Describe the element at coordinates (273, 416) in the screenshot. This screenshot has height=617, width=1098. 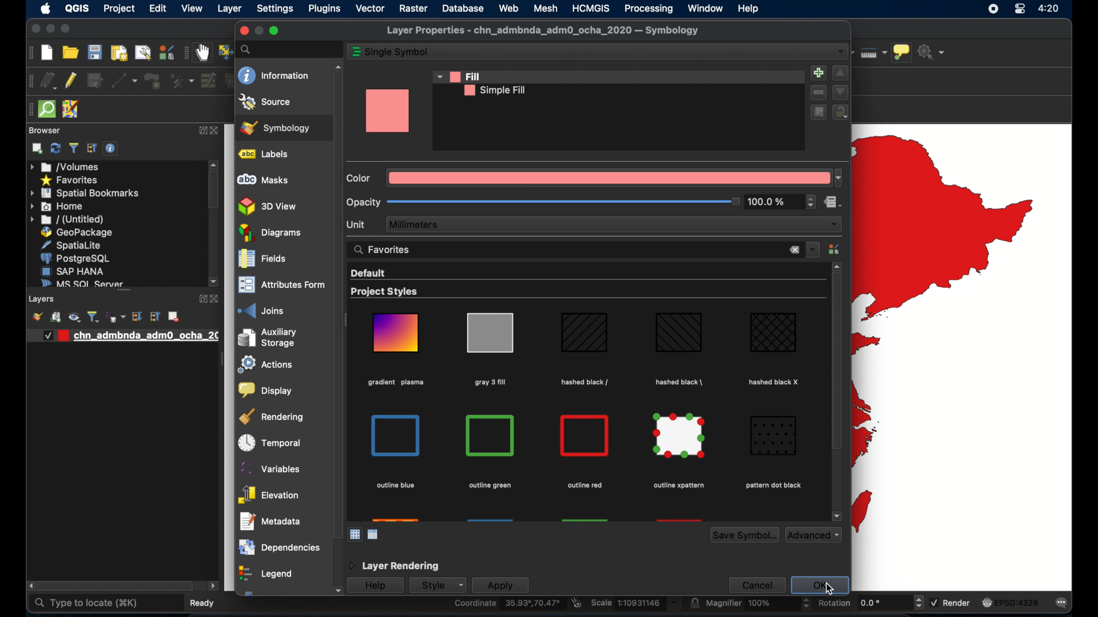
I see `rendering` at that location.